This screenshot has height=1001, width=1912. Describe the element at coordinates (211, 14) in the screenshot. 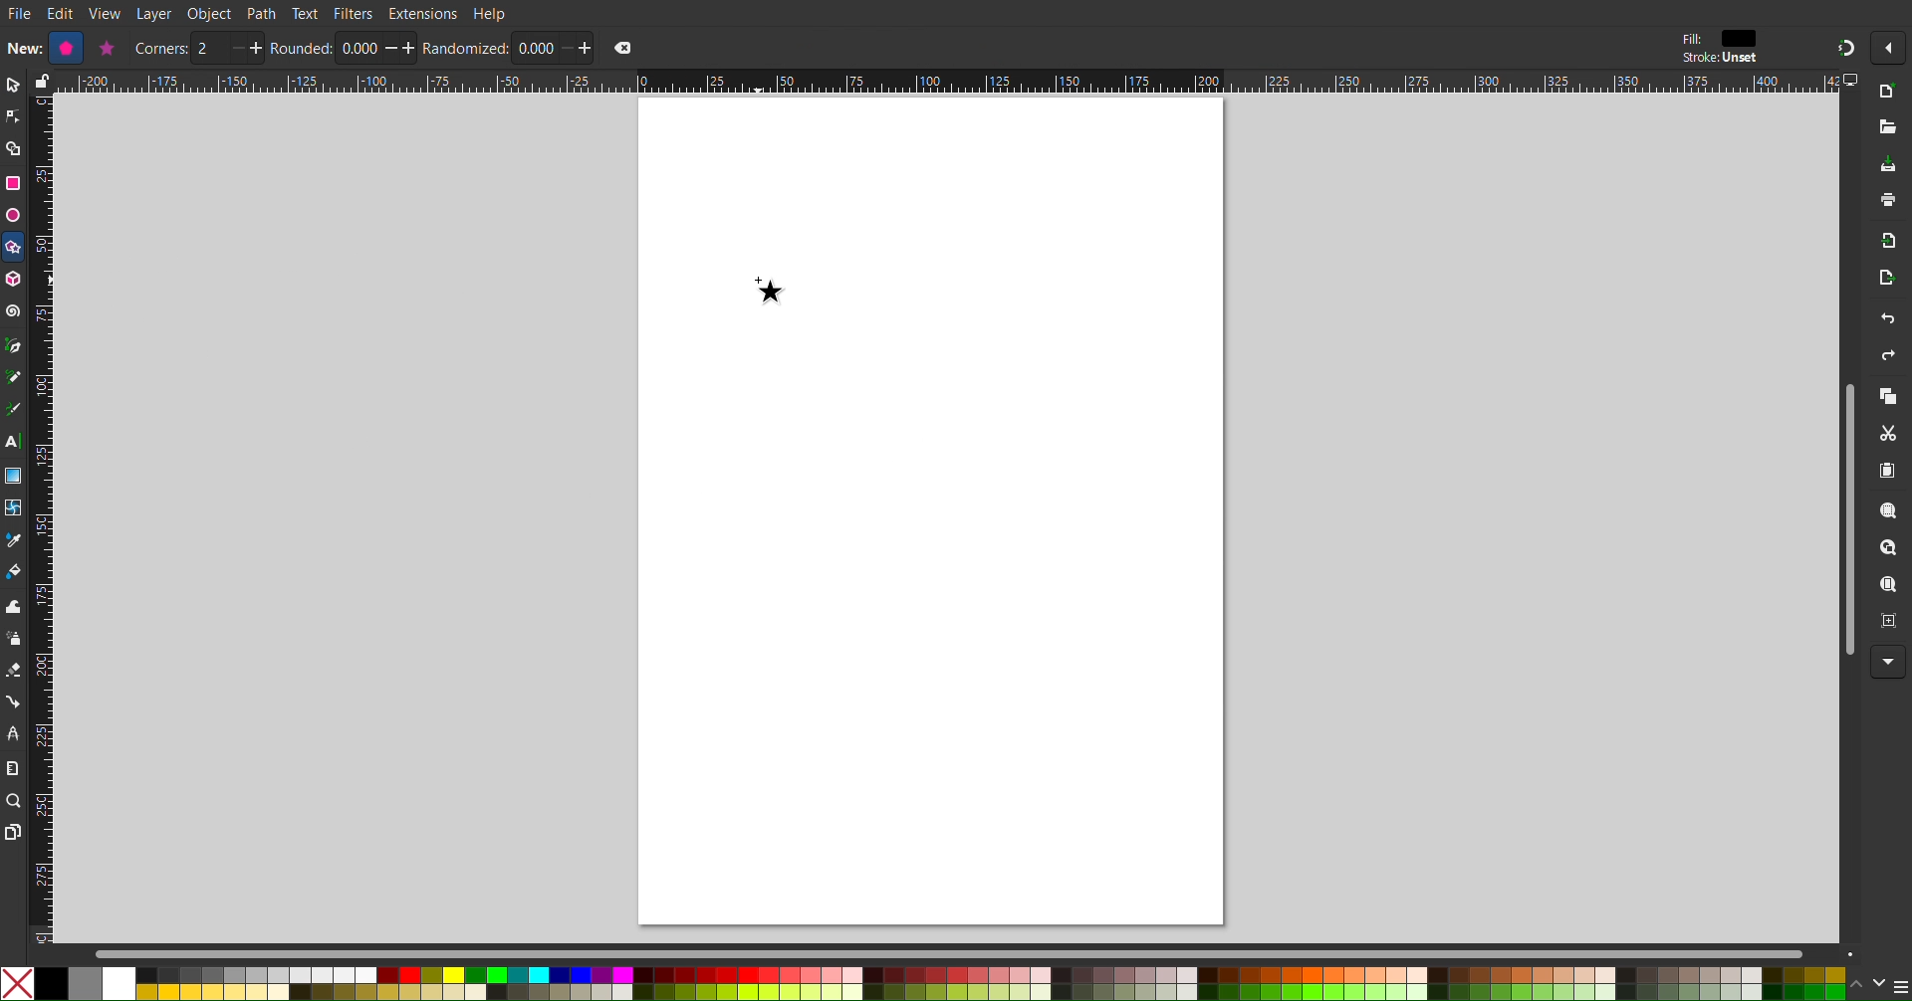

I see `Object` at that location.